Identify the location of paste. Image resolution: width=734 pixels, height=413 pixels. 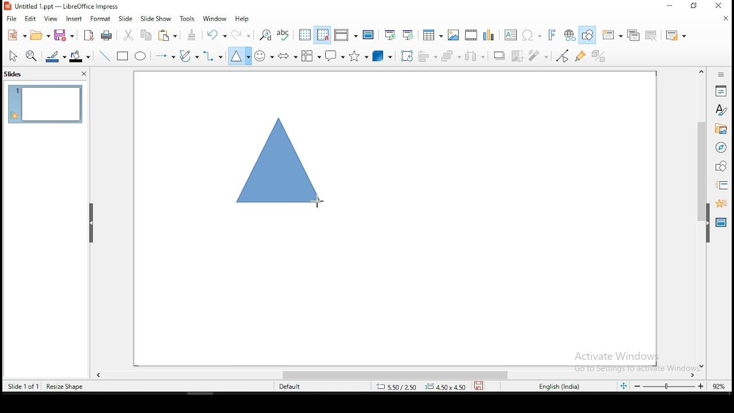
(169, 37).